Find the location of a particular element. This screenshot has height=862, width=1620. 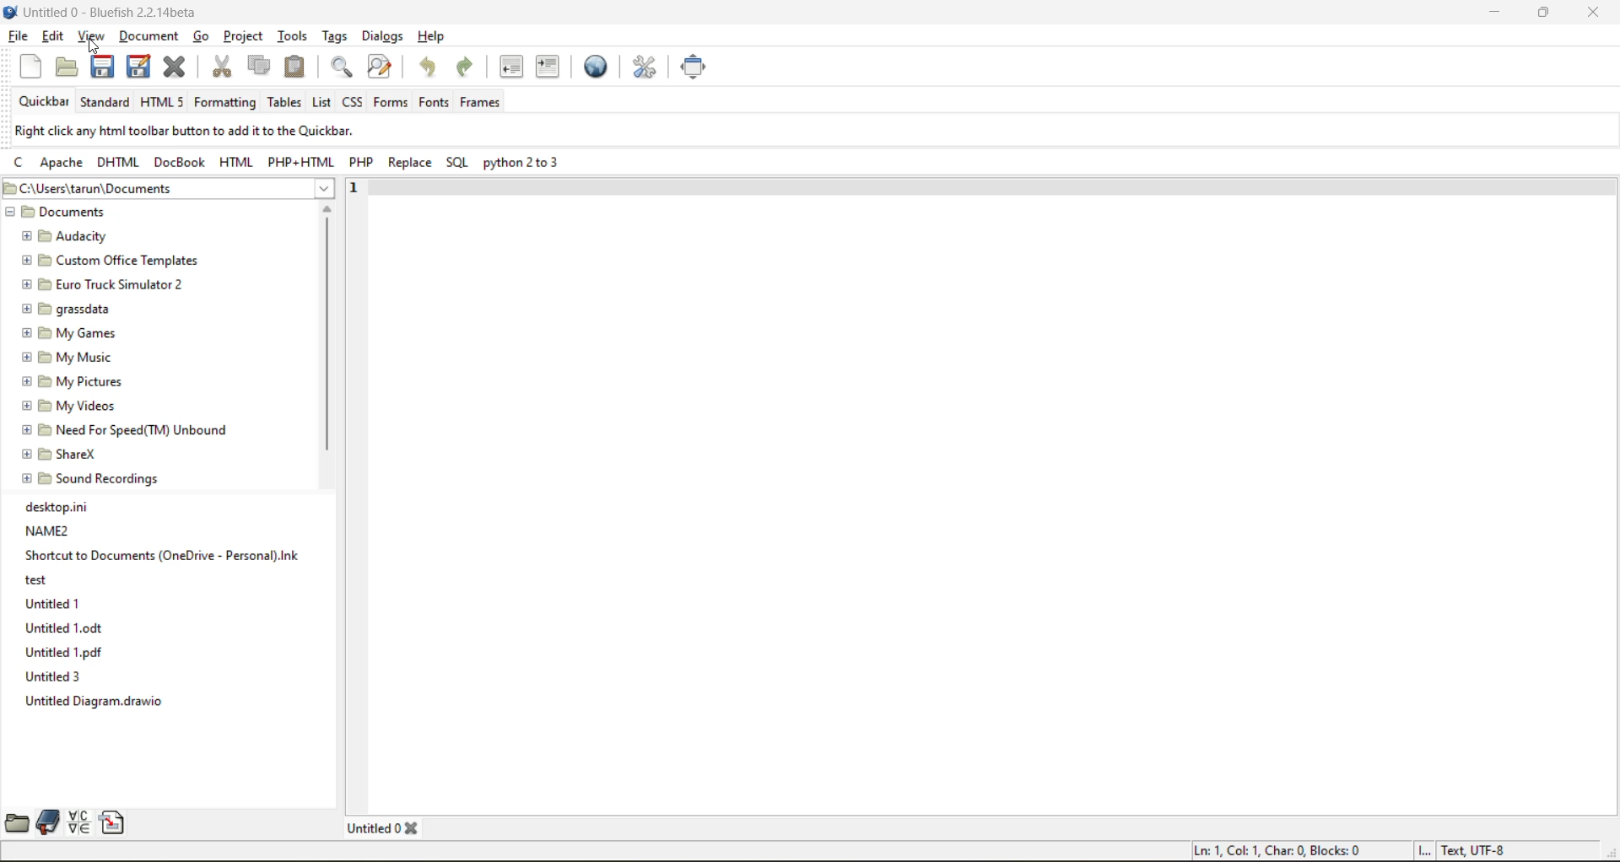

html is located at coordinates (237, 162).